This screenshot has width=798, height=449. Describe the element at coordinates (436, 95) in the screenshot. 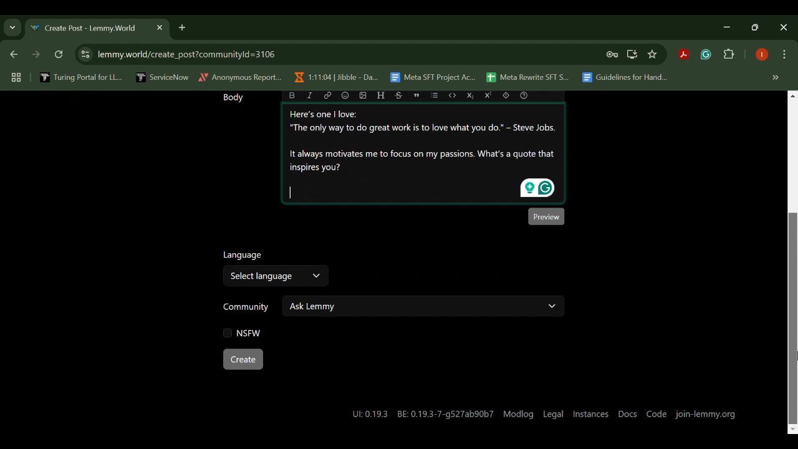

I see `list` at that location.